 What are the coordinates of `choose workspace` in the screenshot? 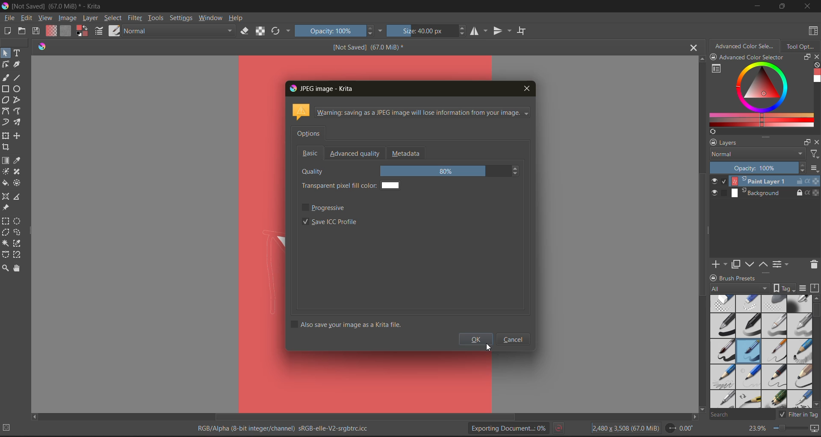 It's located at (814, 31).